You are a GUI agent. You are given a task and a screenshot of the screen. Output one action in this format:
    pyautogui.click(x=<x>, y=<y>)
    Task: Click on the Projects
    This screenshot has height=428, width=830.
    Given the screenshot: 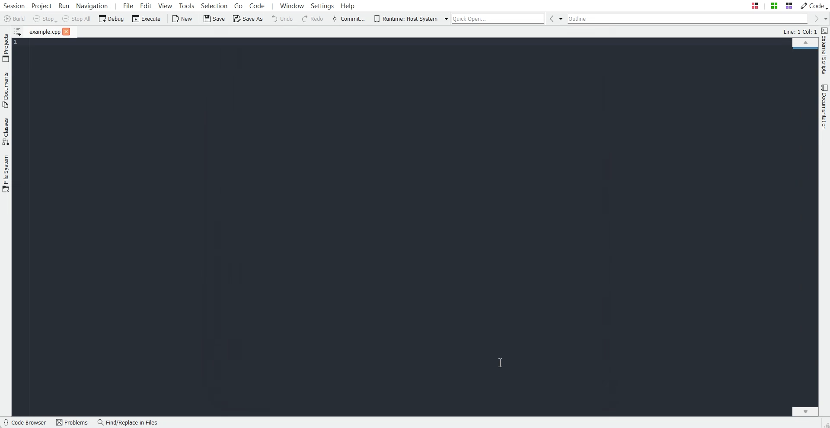 What is the action you would take?
    pyautogui.click(x=6, y=48)
    